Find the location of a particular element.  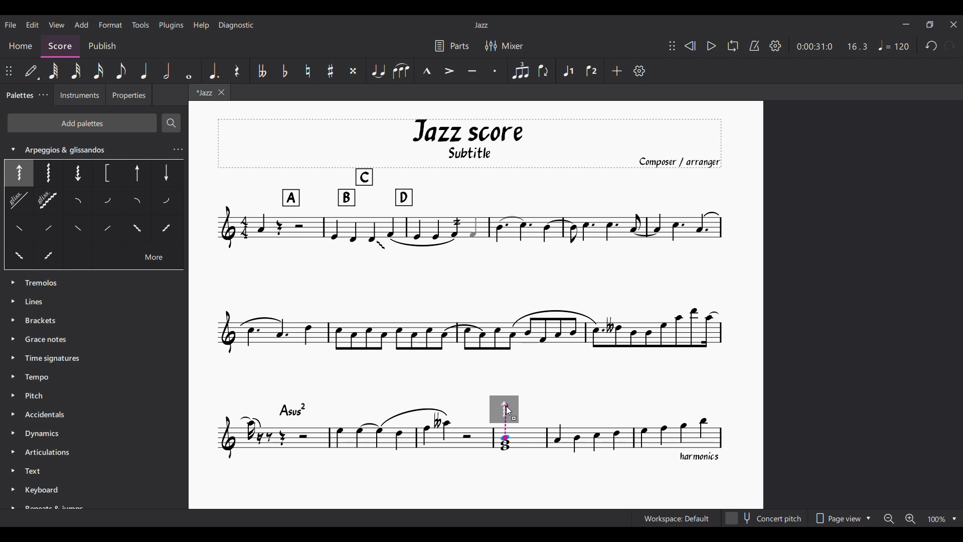

Default is located at coordinates (32, 71).